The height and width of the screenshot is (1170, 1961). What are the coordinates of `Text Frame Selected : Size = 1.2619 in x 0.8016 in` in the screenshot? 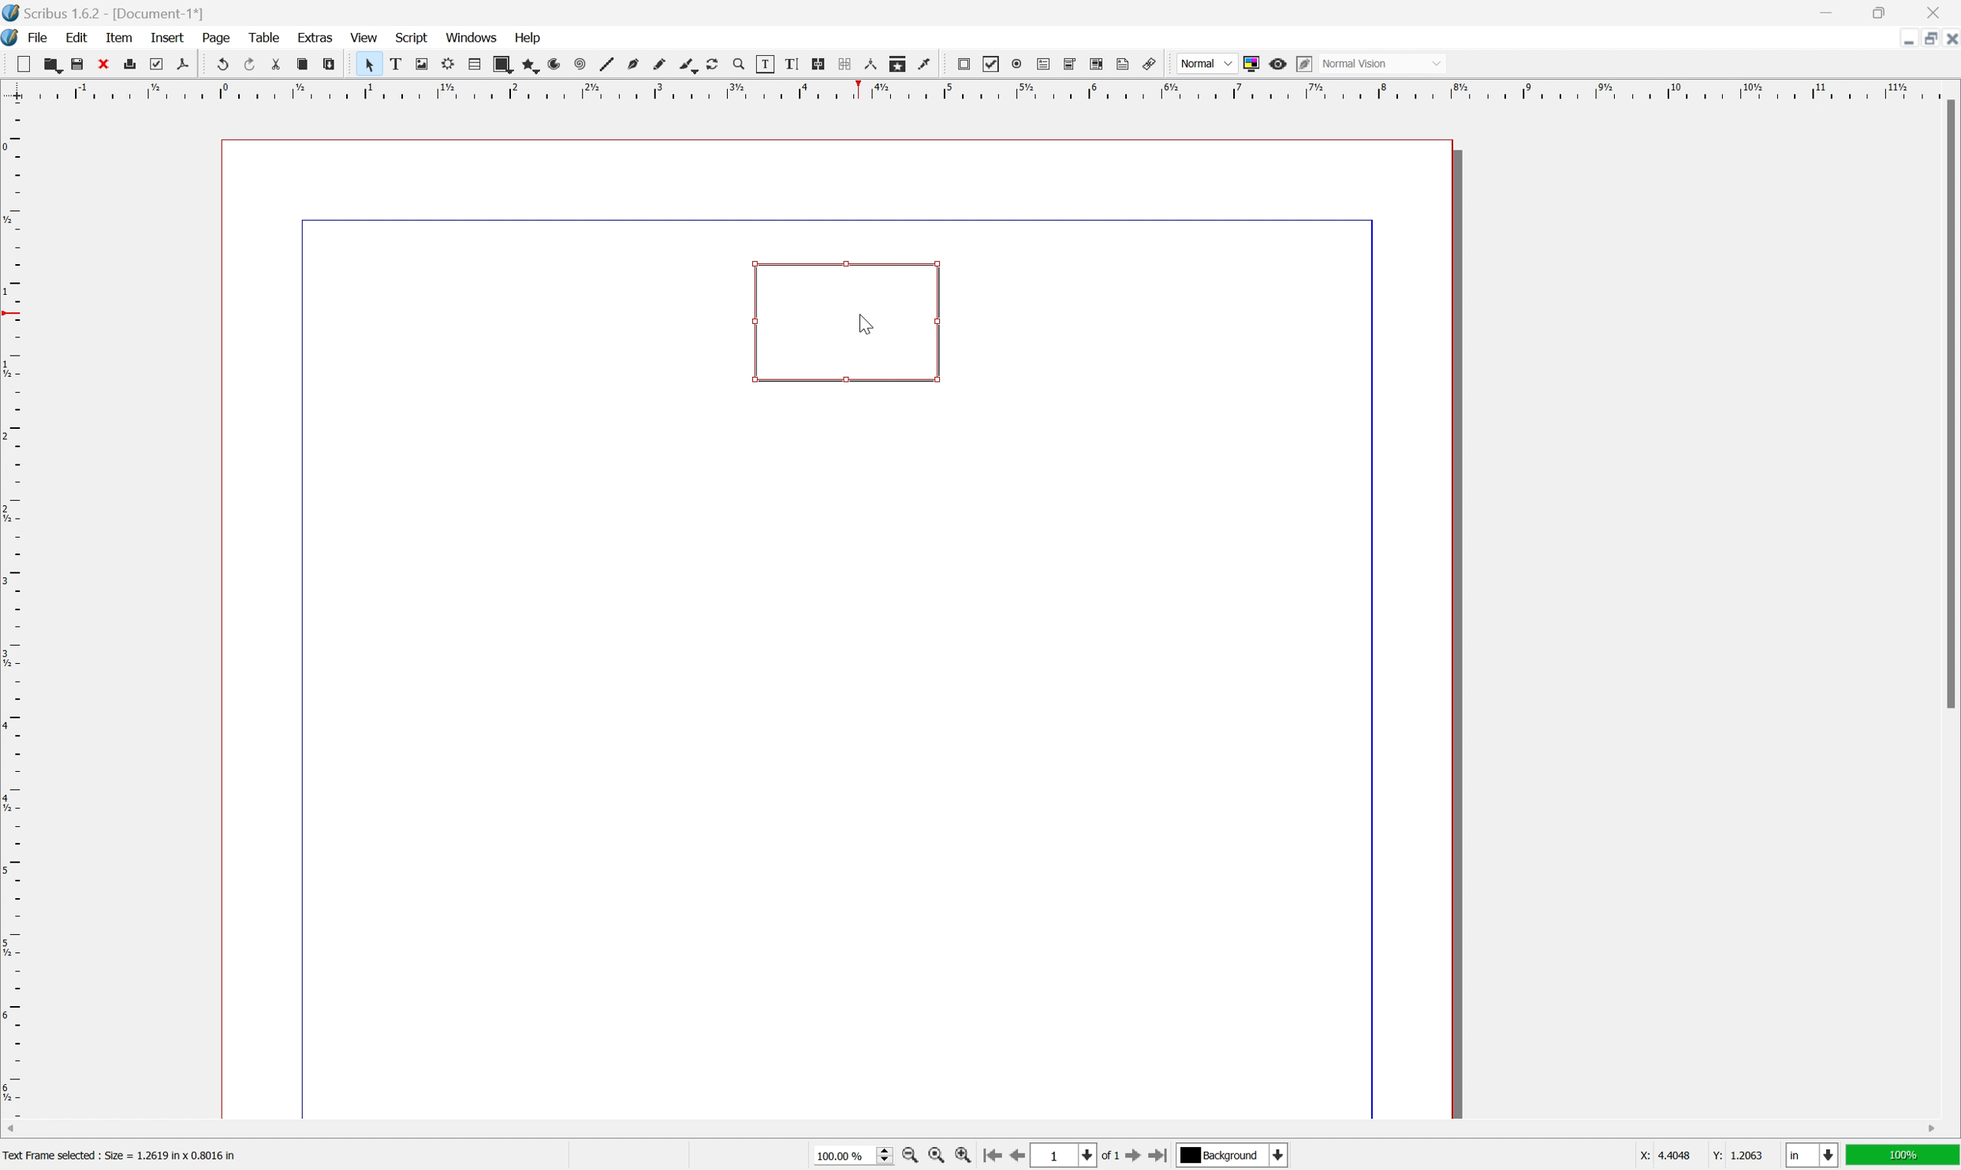 It's located at (142, 1153).